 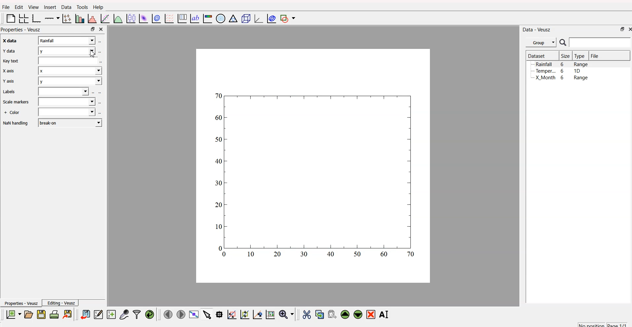 I want to click on paste the widget from the clipboard, so click(x=332, y=314).